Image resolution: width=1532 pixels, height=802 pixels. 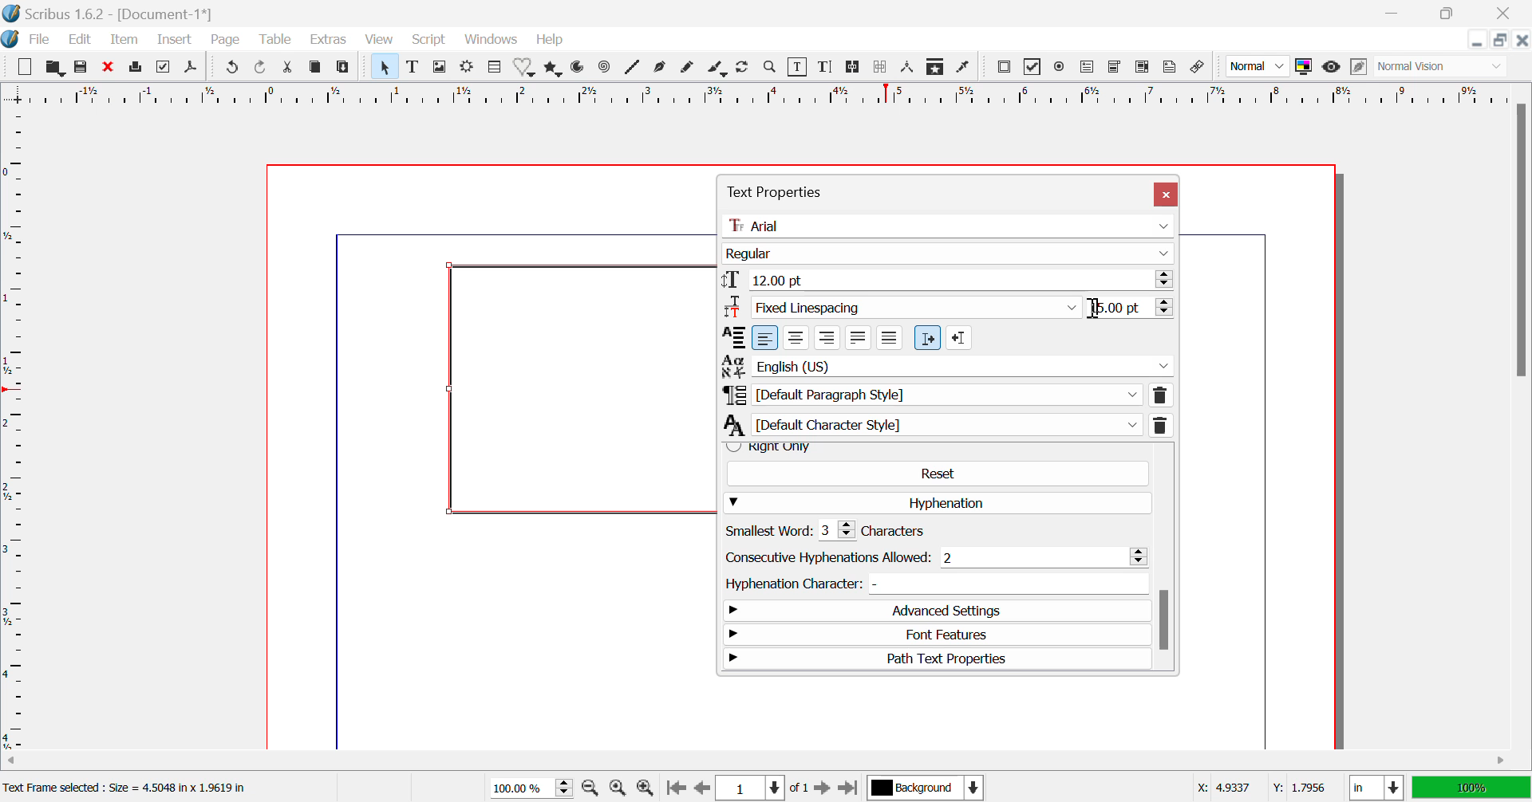 What do you see at coordinates (1171, 68) in the screenshot?
I see `Text Annotation` at bounding box center [1171, 68].